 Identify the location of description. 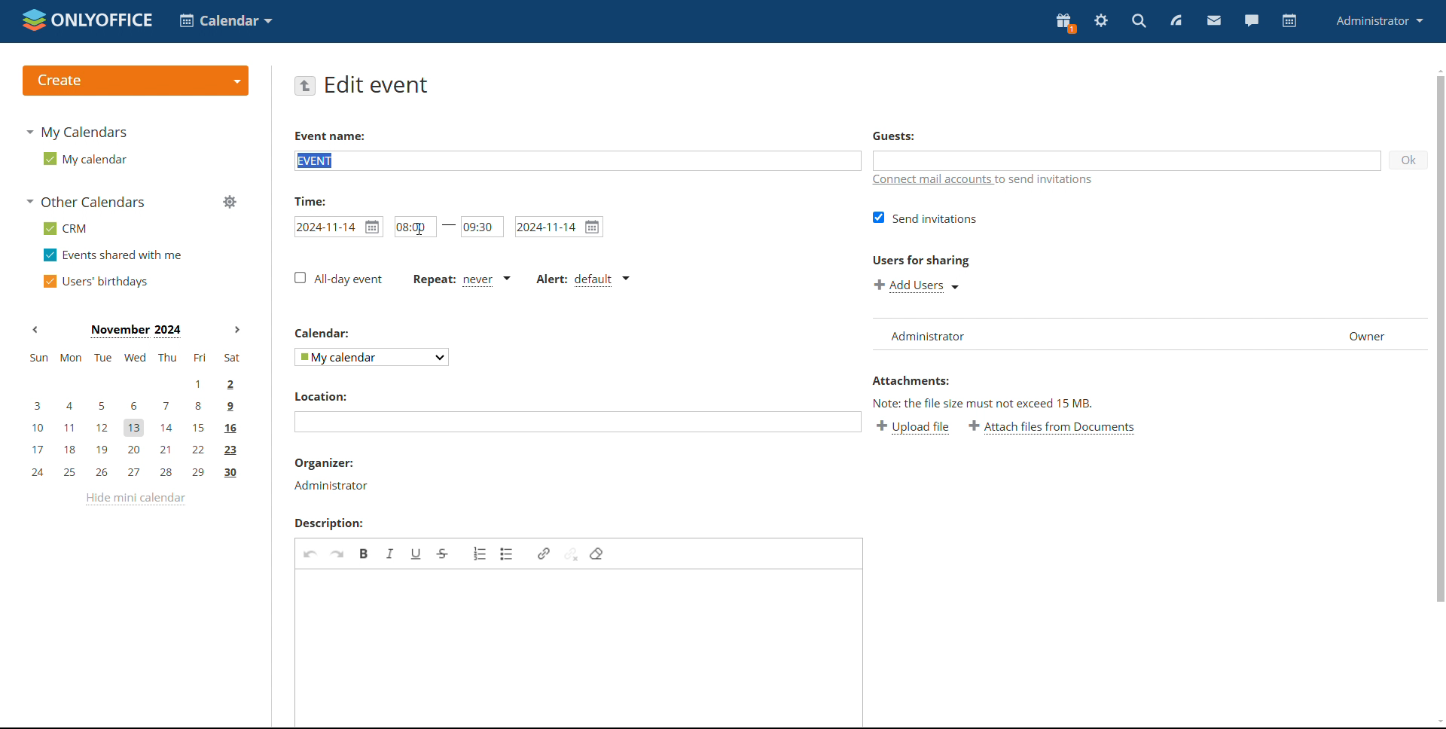
(329, 523).